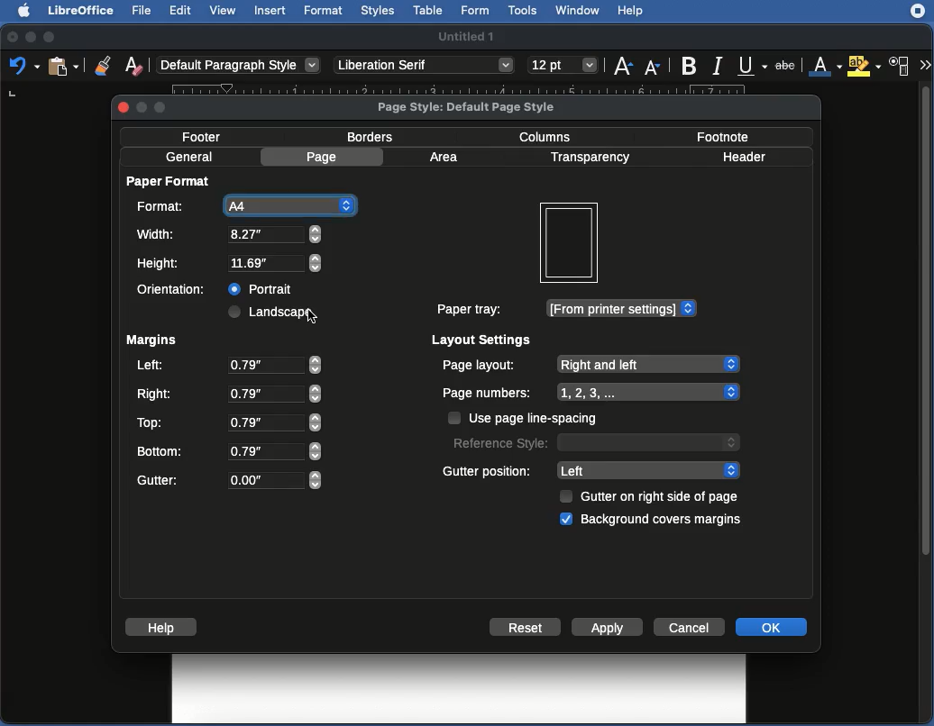 This screenshot has width=934, height=726. Describe the element at coordinates (562, 65) in the screenshot. I see `size` at that location.